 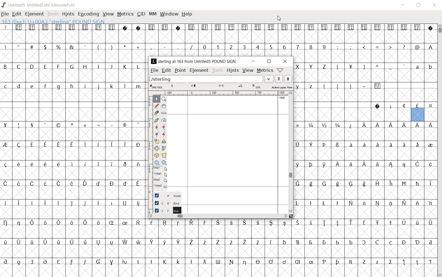 I want to click on Tools, so click(x=53, y=14).